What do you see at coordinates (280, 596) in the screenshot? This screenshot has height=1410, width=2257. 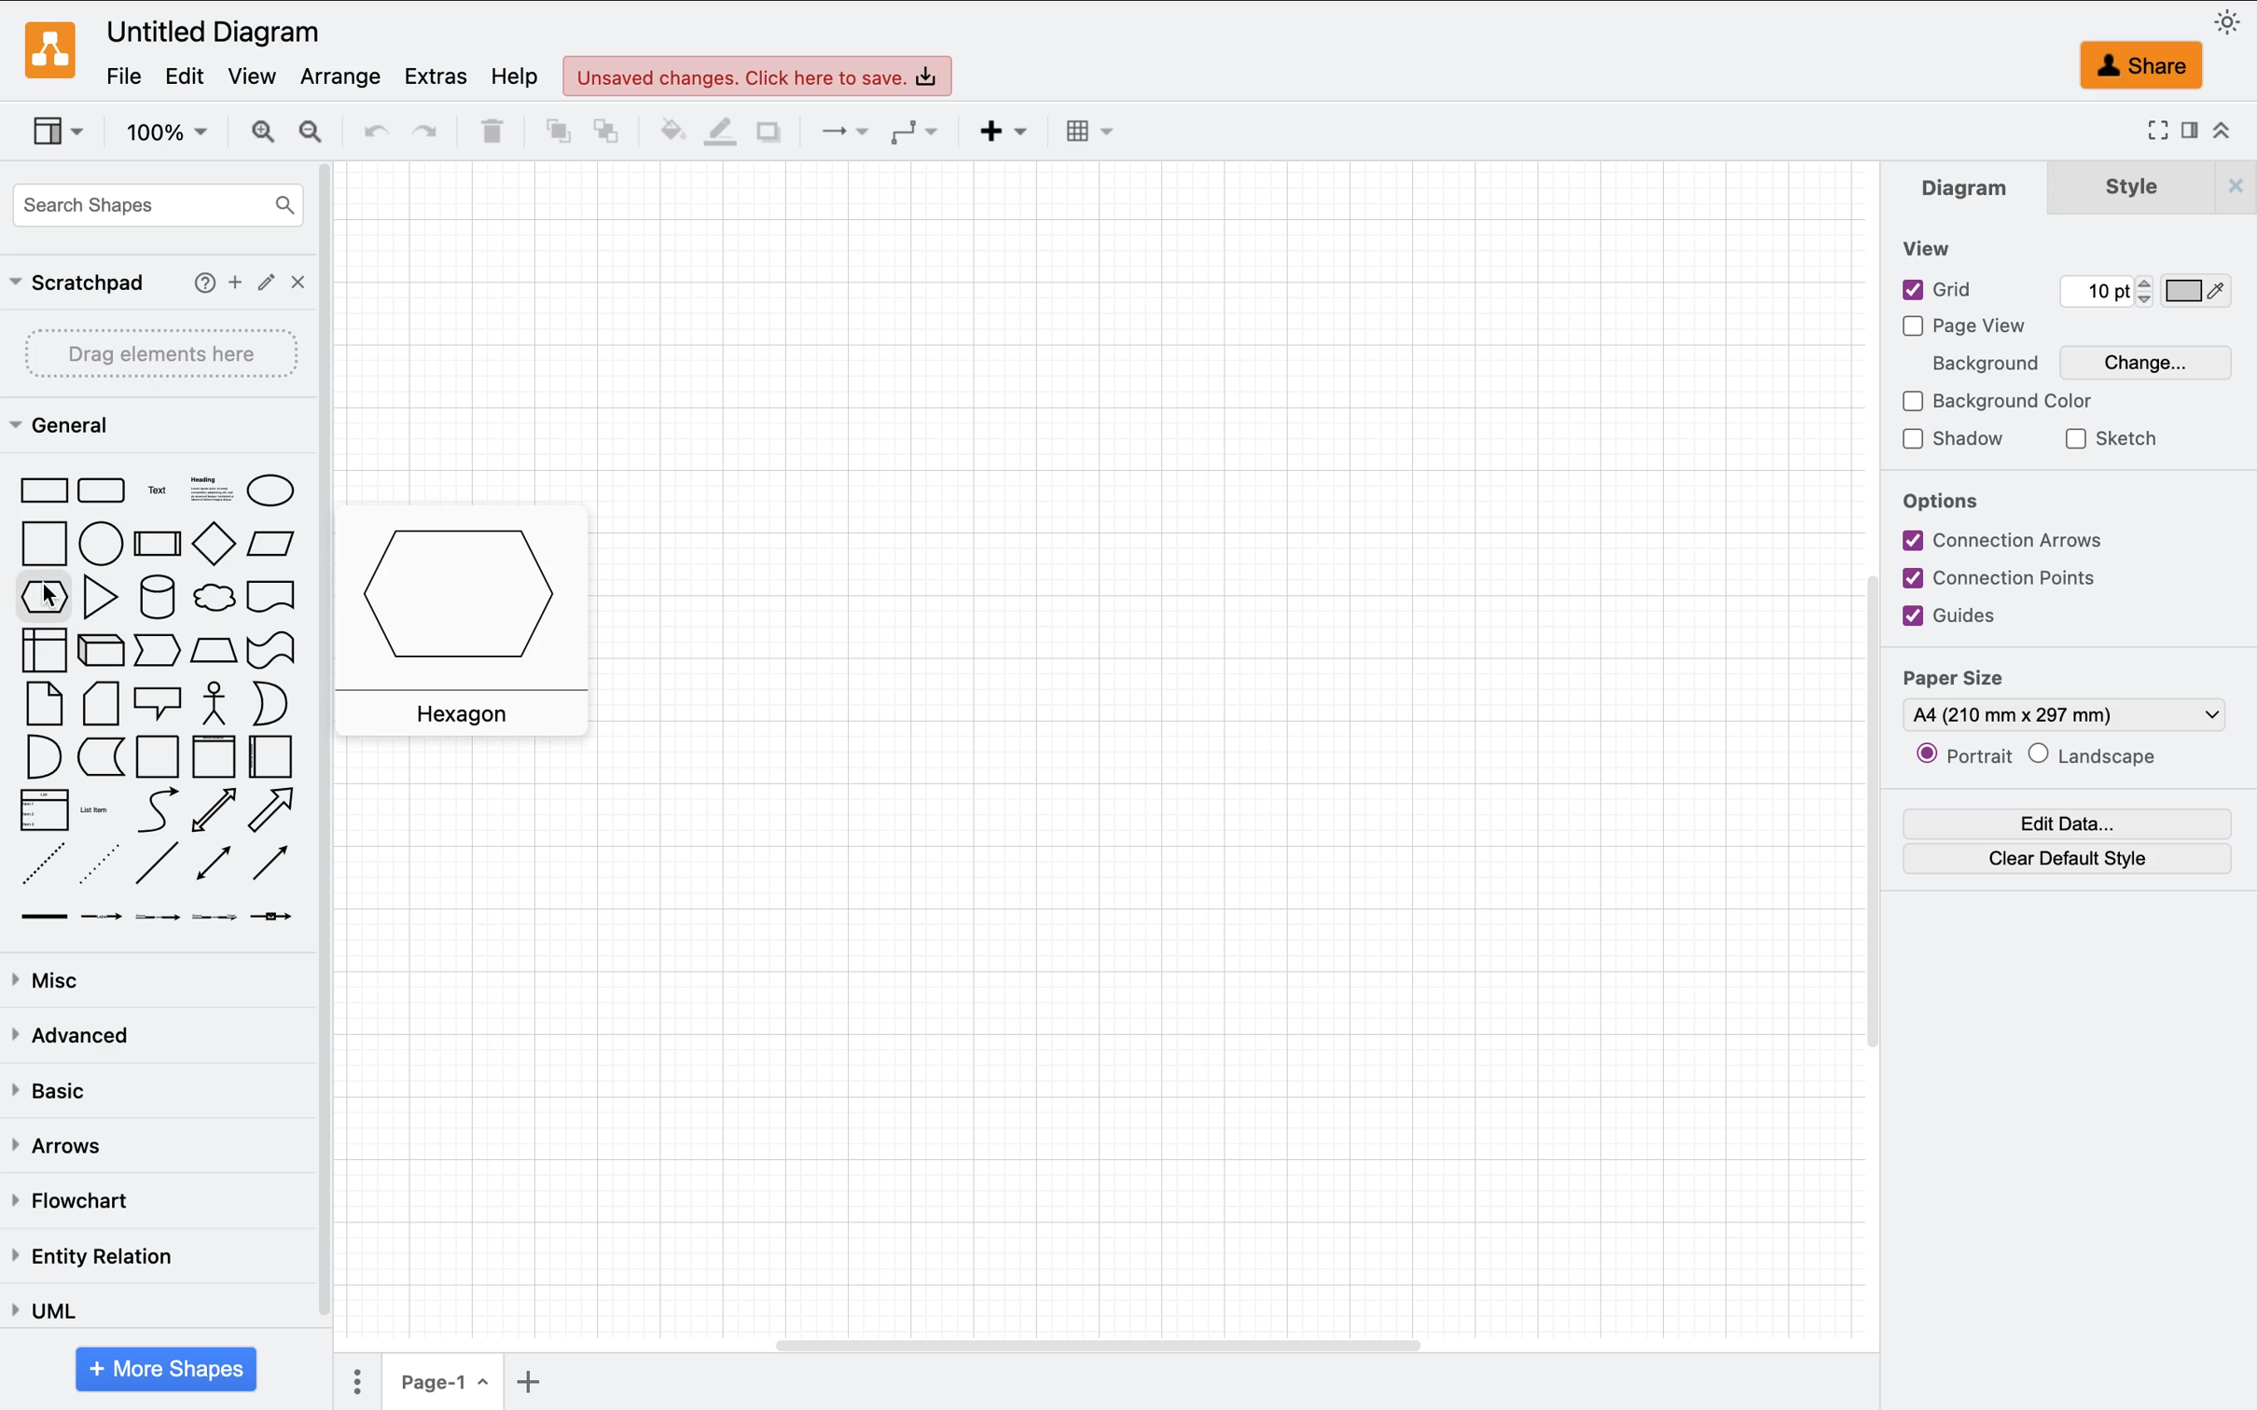 I see `document` at bounding box center [280, 596].